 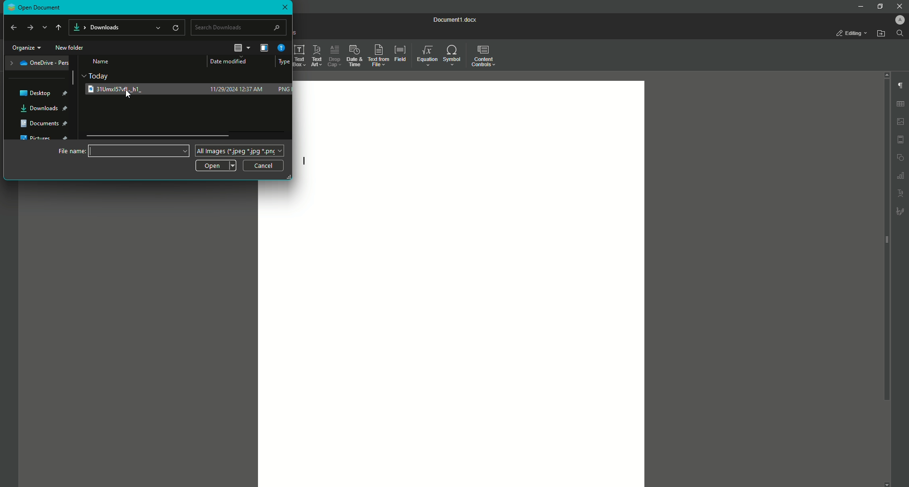 What do you see at coordinates (102, 61) in the screenshot?
I see `Name` at bounding box center [102, 61].